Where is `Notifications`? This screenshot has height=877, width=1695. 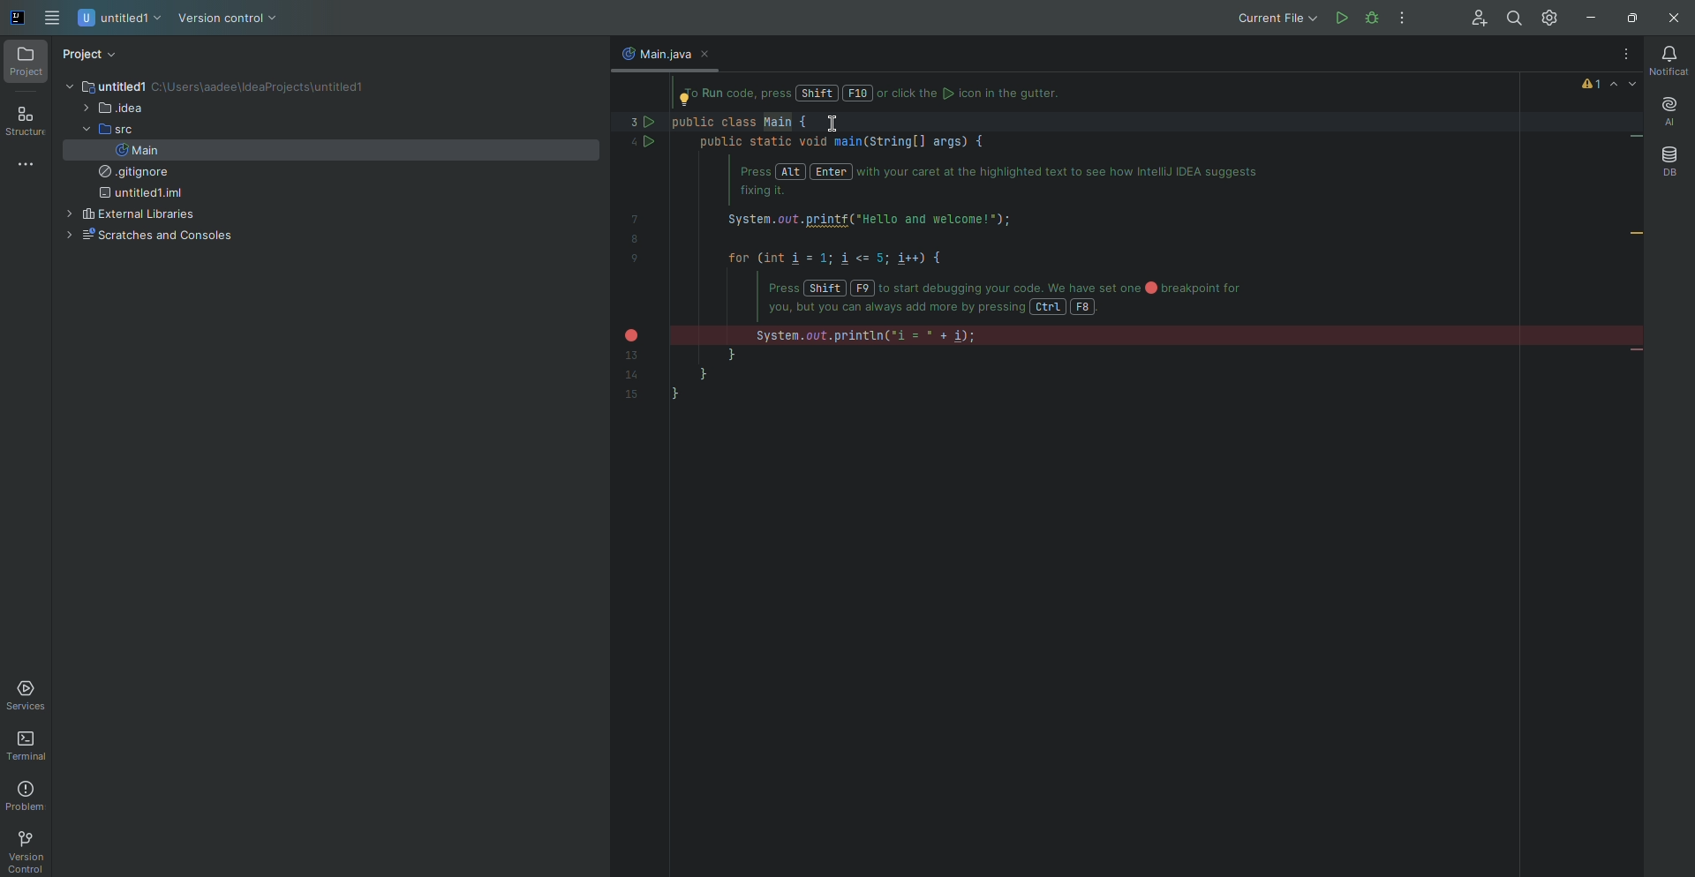 Notifications is located at coordinates (1669, 60).